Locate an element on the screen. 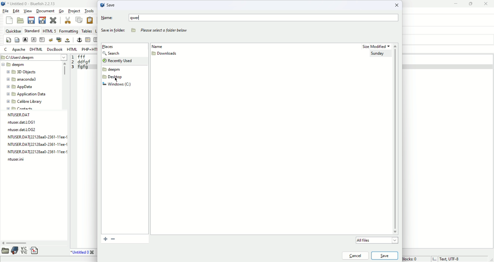 This screenshot has height=262, width=494. app is located at coordinates (20, 87).